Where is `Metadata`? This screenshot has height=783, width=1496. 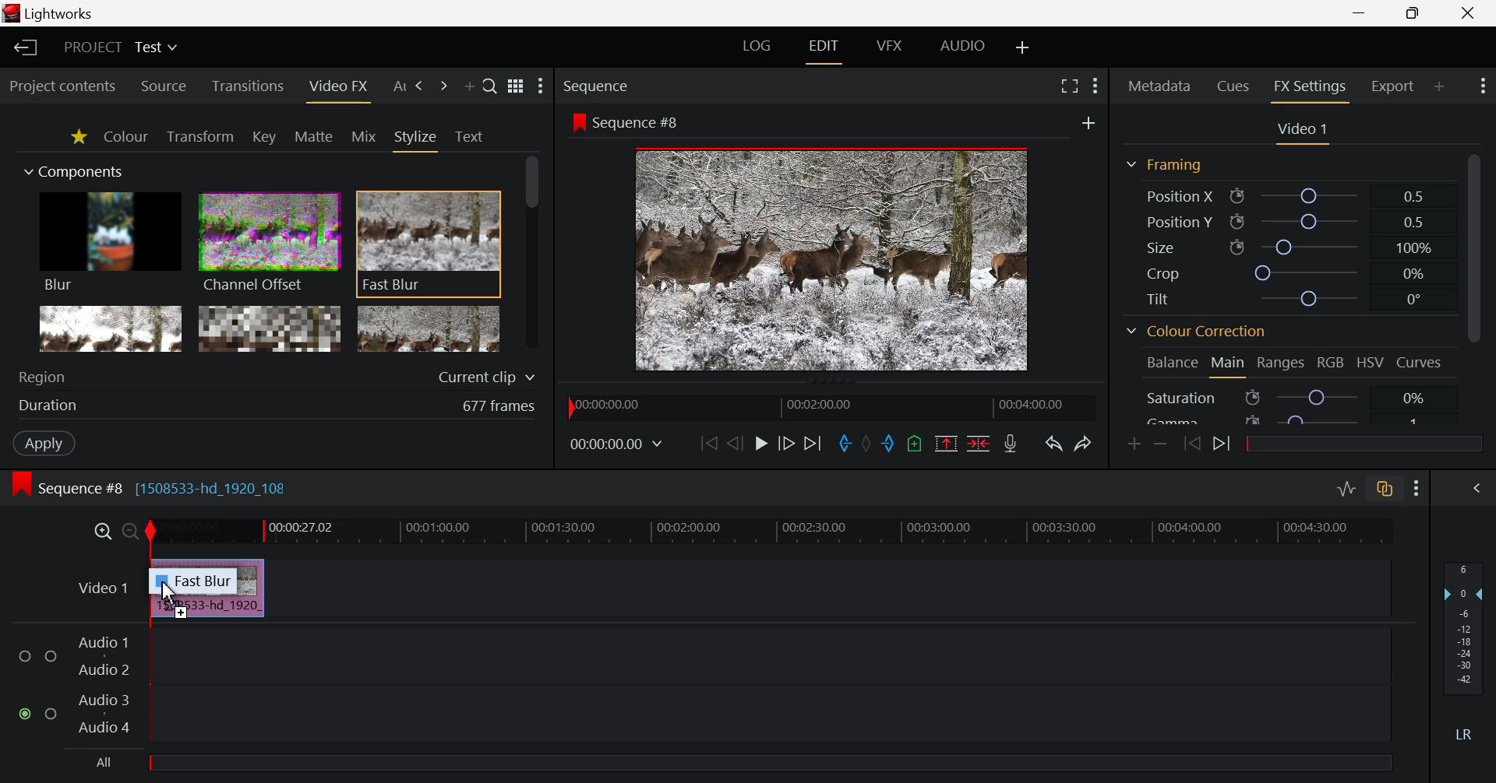
Metadata is located at coordinates (1159, 88).